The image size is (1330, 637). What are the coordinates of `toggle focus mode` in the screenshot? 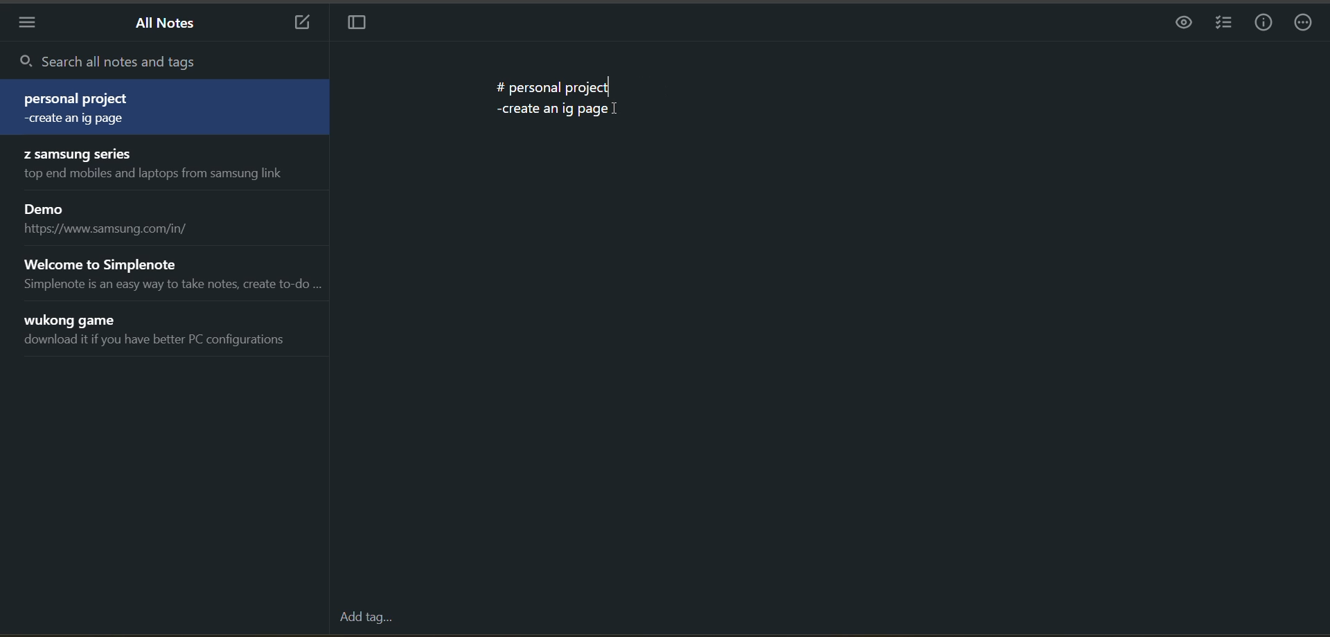 It's located at (358, 25).